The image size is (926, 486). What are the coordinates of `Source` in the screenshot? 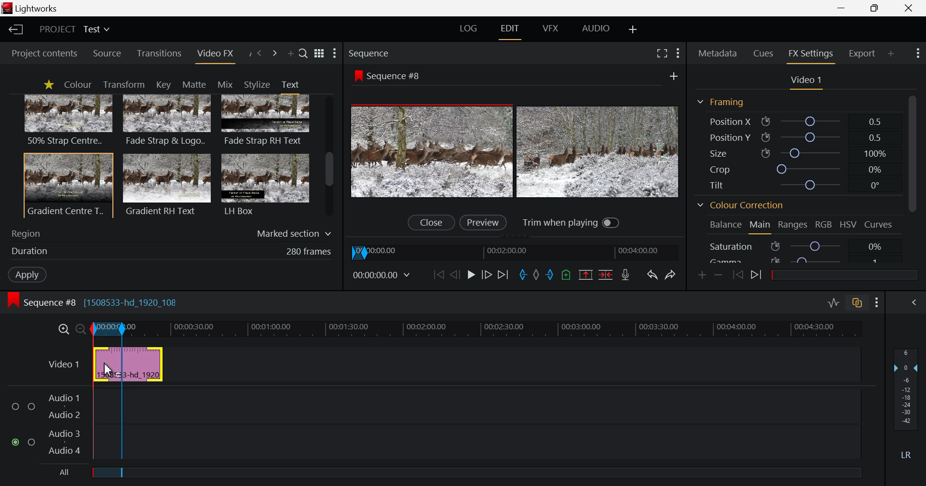 It's located at (107, 54).